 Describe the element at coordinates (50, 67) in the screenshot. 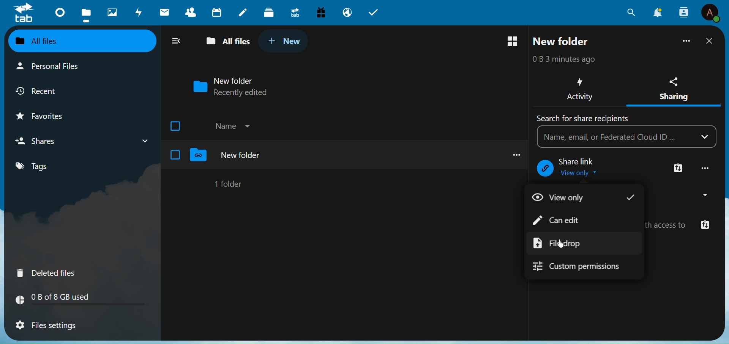

I see `Personal Files` at that location.